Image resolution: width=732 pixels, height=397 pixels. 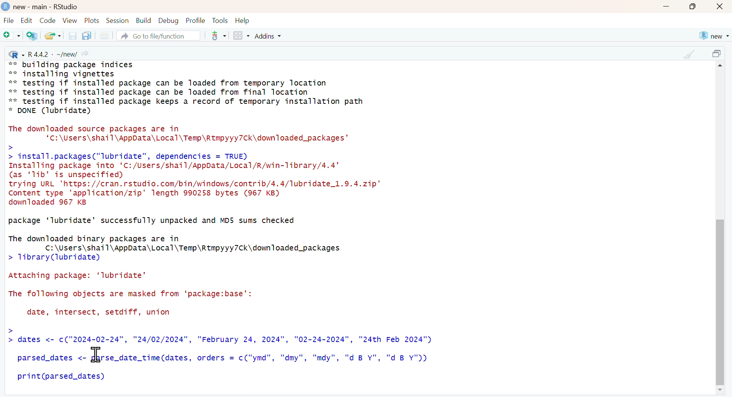 What do you see at coordinates (47, 7) in the screenshot?
I see `new - main - RStudio` at bounding box center [47, 7].